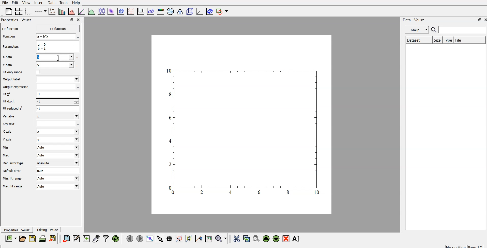 The image size is (487, 248). Describe the element at coordinates (58, 139) in the screenshot. I see `y` at that location.